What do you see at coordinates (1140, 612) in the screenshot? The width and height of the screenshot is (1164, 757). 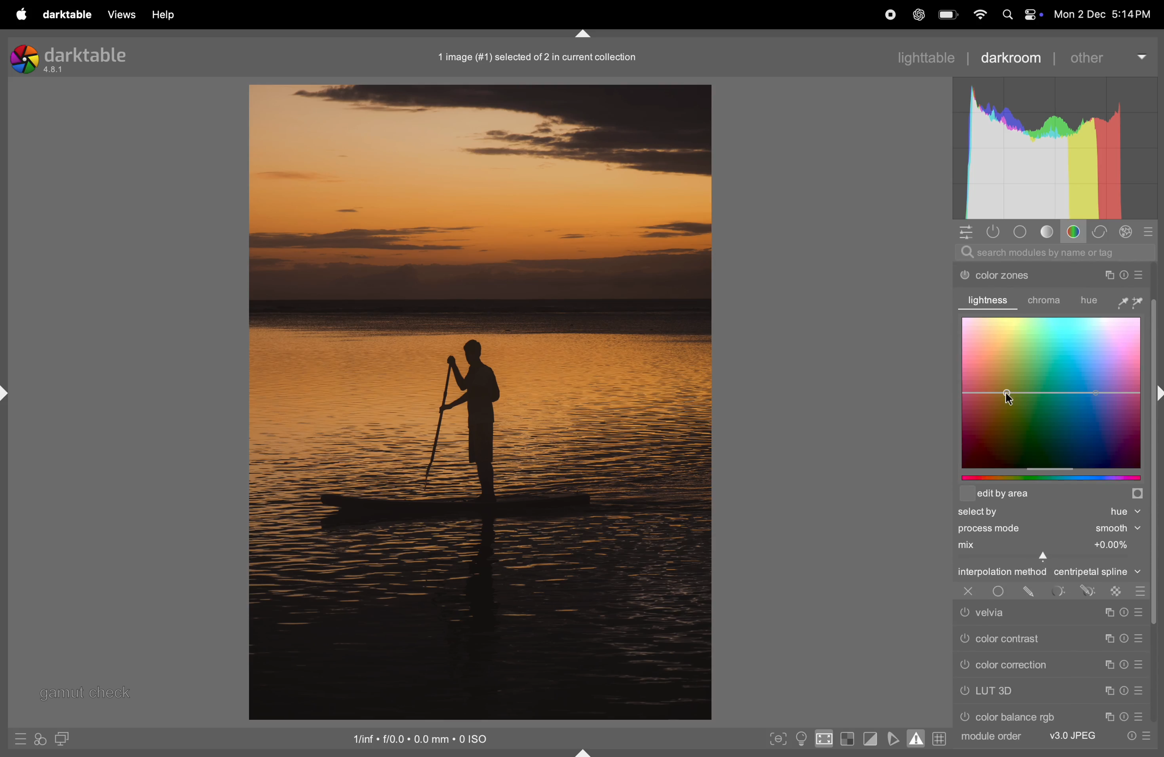 I see `Preset` at bounding box center [1140, 612].